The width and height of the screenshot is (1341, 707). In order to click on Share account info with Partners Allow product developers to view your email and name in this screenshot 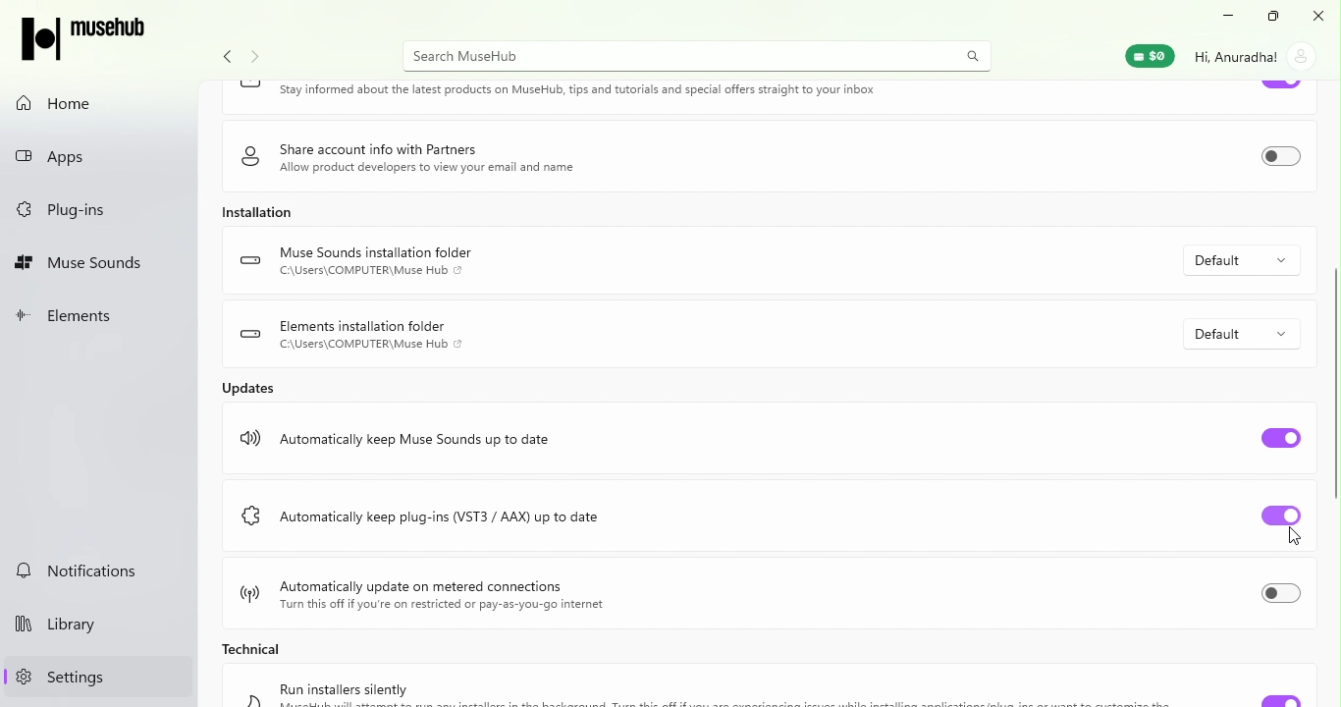, I will do `click(433, 160)`.